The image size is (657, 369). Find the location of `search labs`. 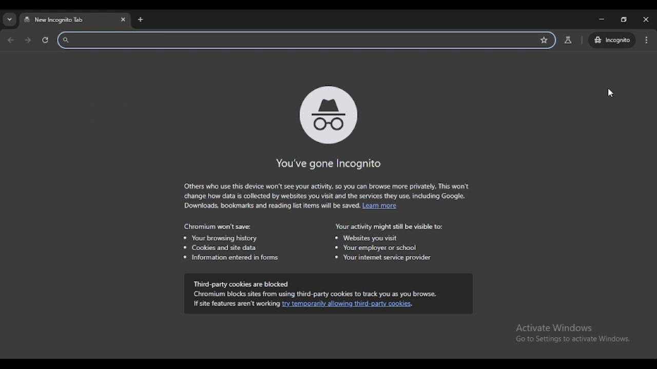

search labs is located at coordinates (568, 40).